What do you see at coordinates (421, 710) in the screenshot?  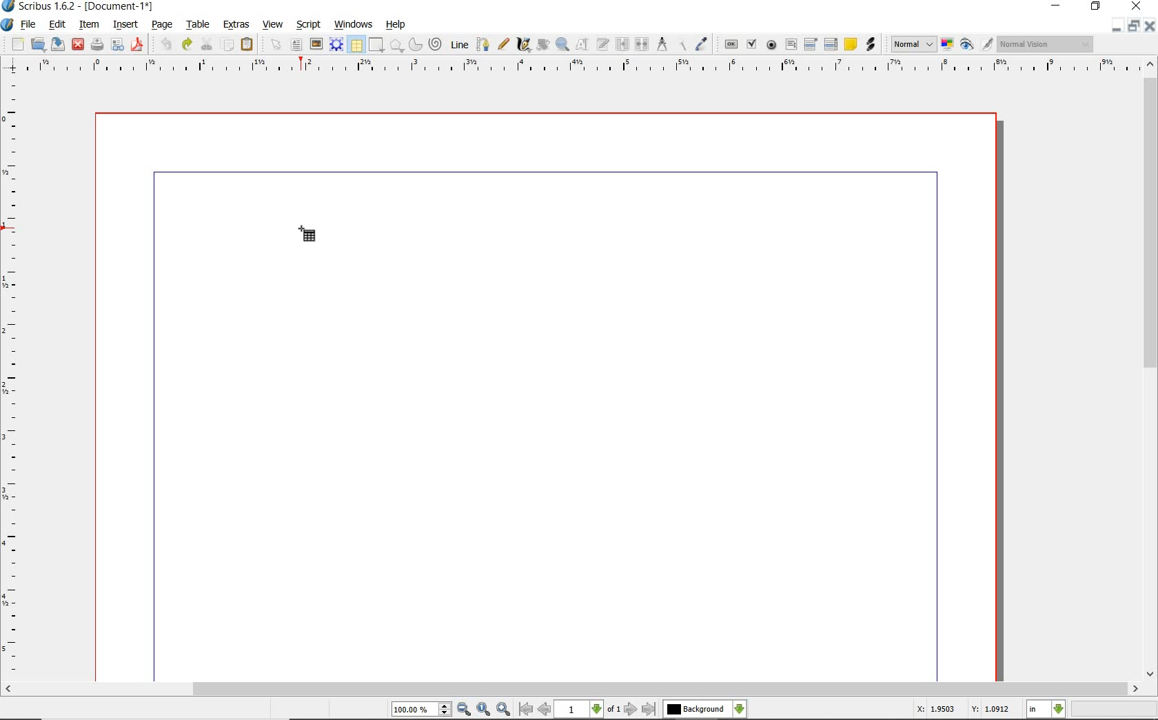 I see `select current zoom level` at bounding box center [421, 710].